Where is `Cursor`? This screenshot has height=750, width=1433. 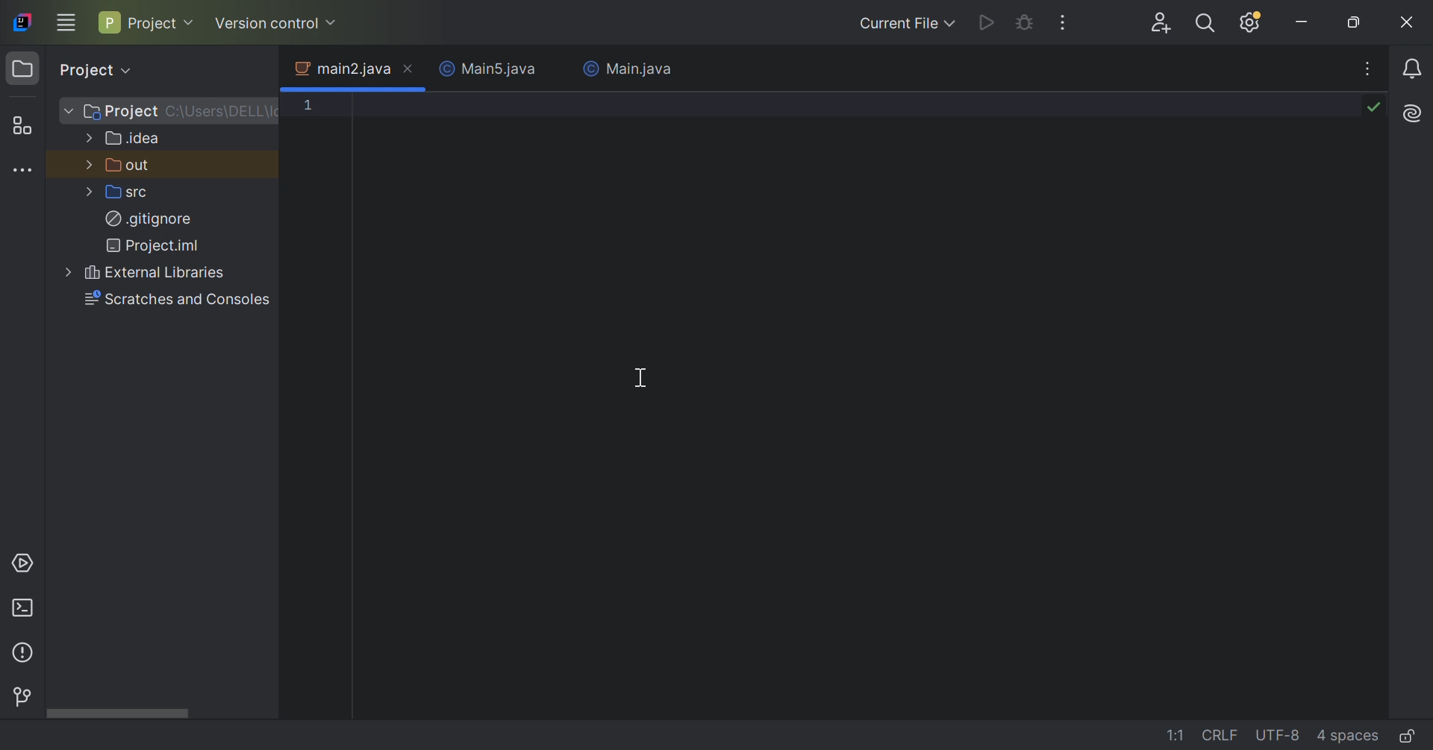
Cursor is located at coordinates (643, 379).